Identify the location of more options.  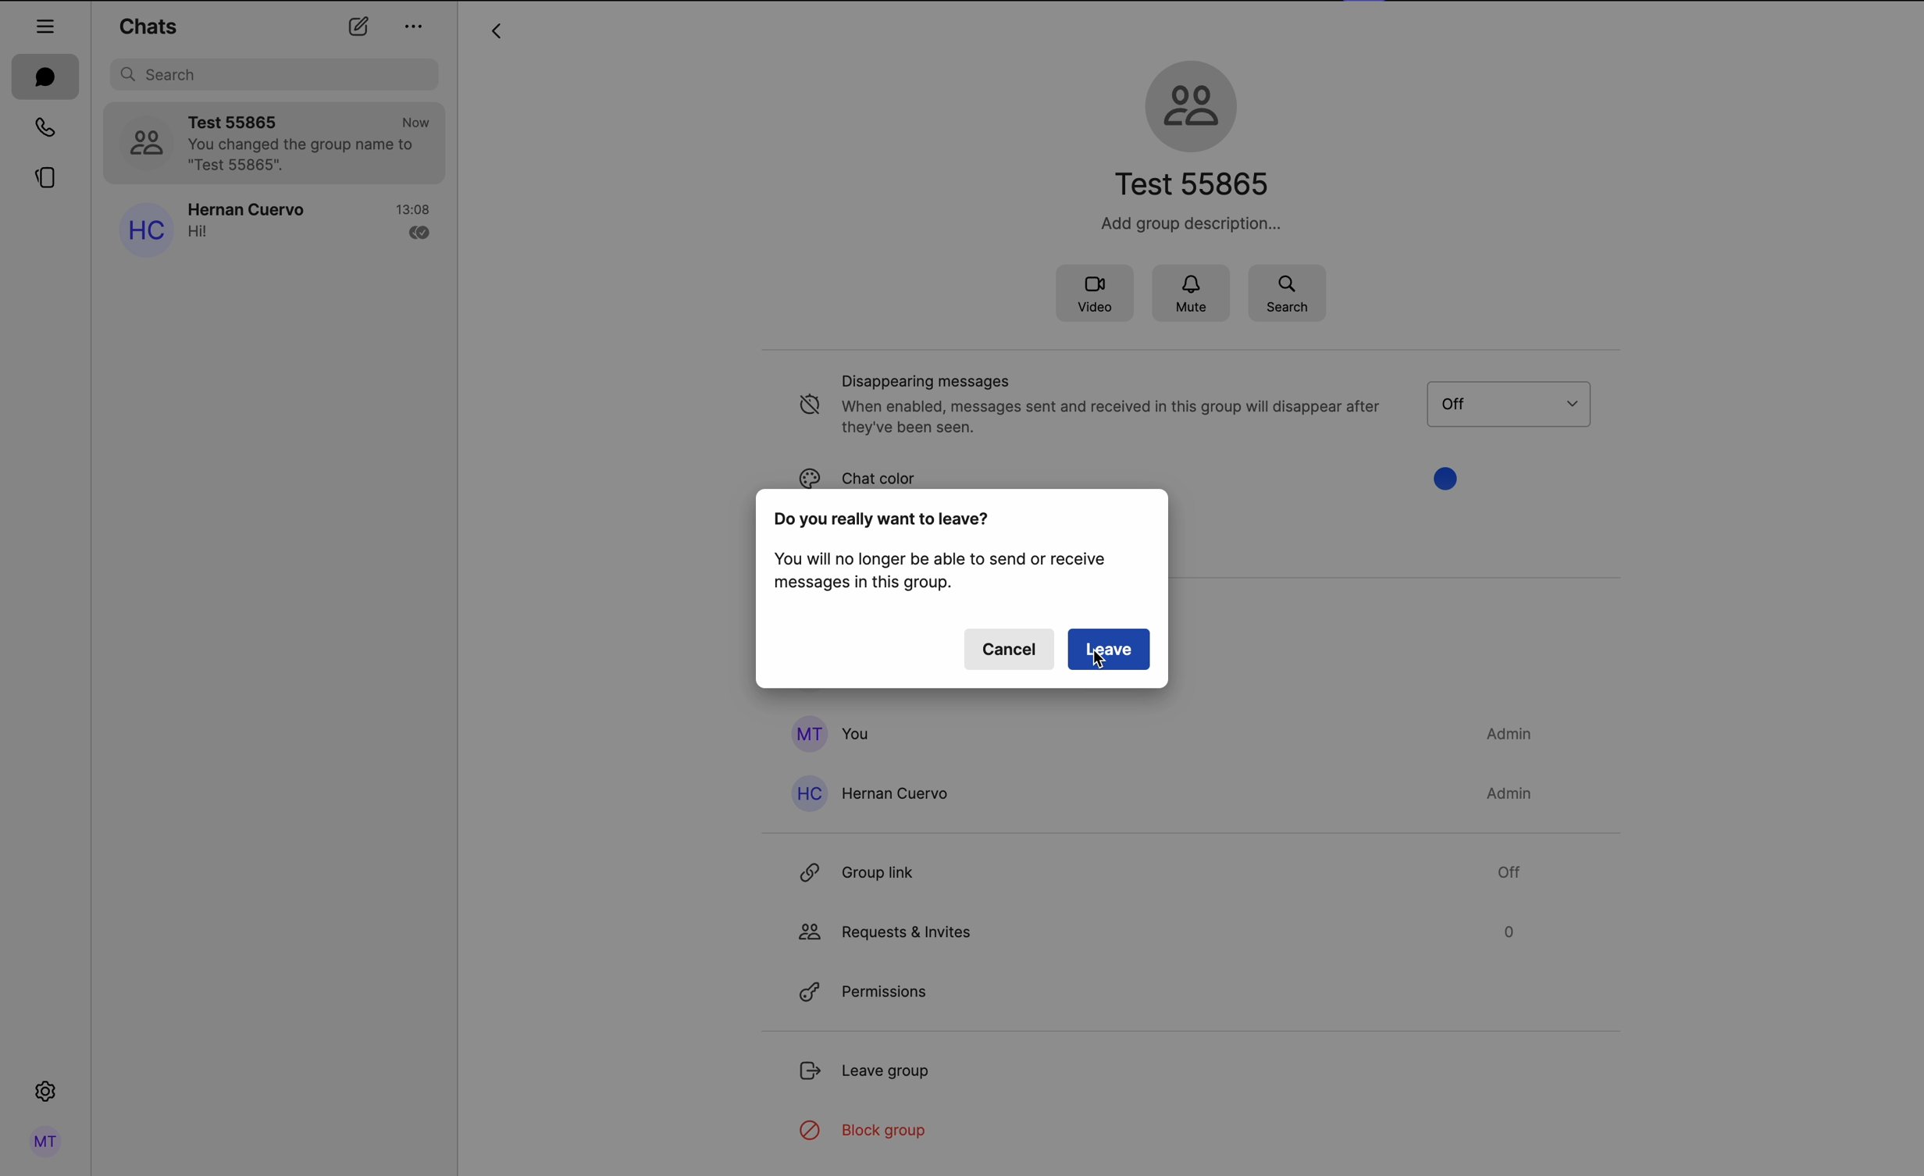
(416, 29).